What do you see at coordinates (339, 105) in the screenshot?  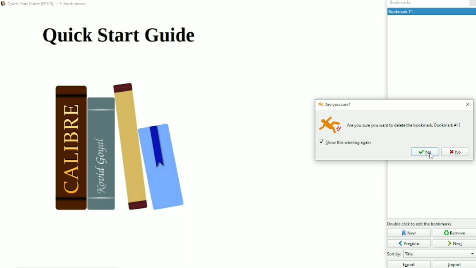 I see `Are you sure` at bounding box center [339, 105].